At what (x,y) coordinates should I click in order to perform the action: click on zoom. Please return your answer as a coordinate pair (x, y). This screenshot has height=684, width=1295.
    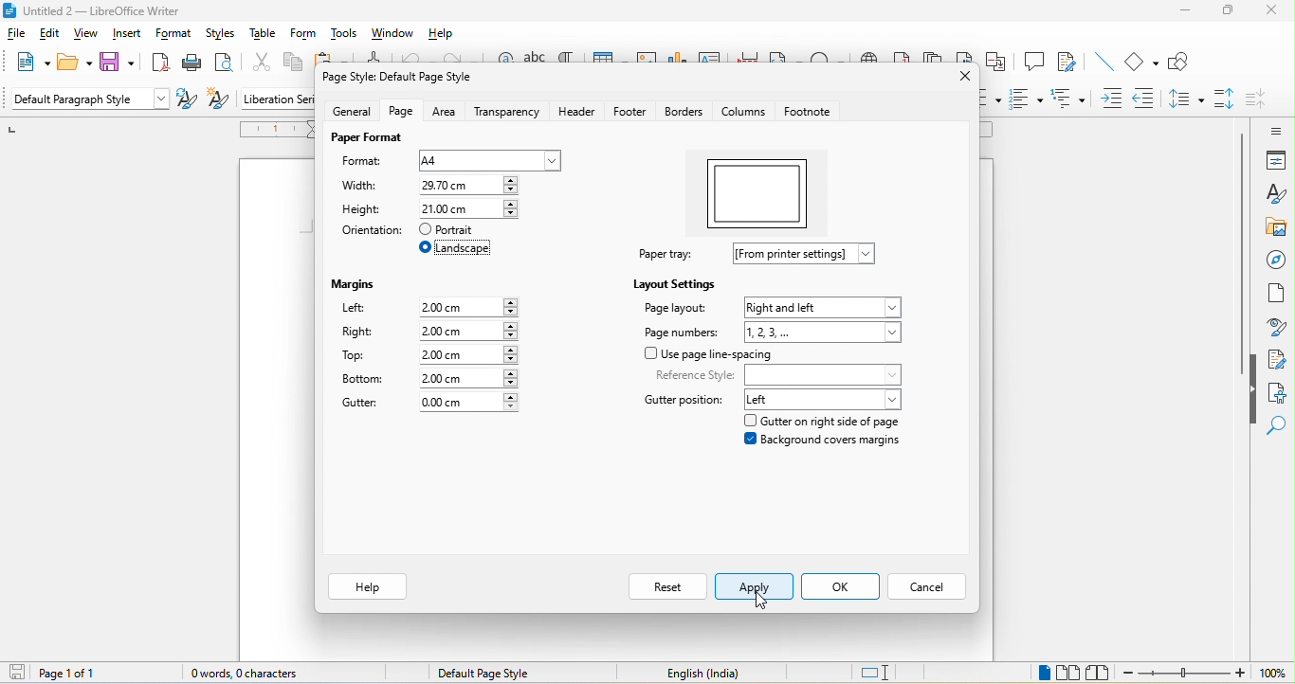
    Looking at the image, I should click on (1205, 674).